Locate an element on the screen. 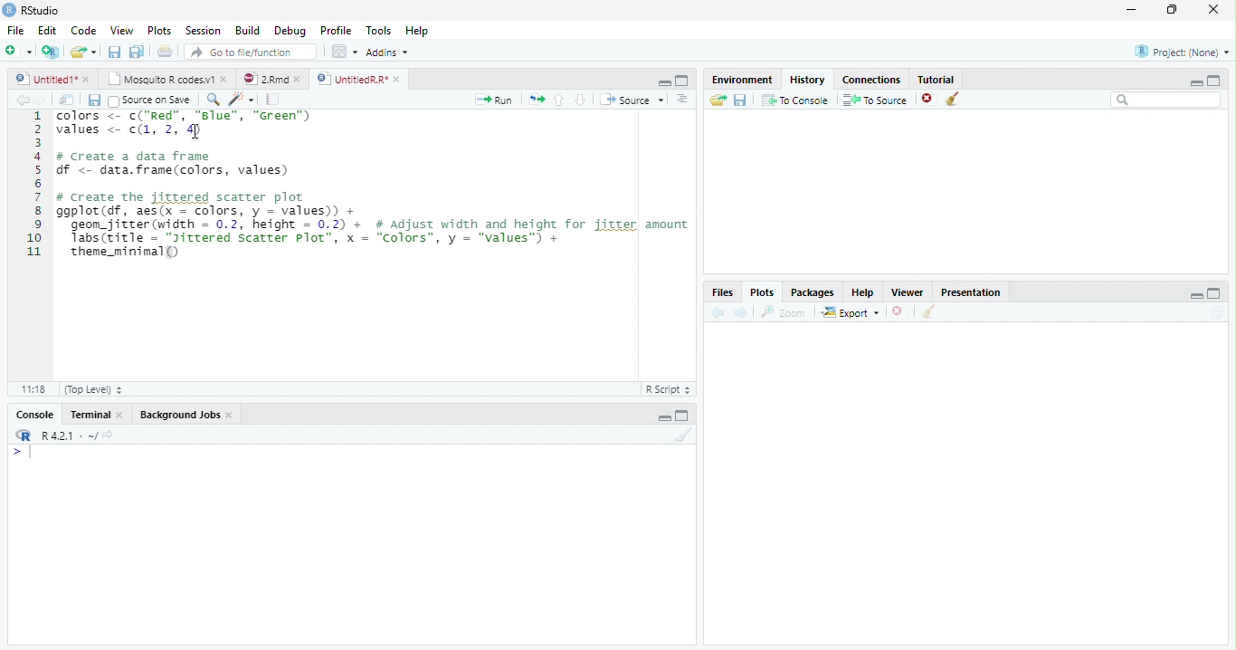  Find/Replace is located at coordinates (214, 99).